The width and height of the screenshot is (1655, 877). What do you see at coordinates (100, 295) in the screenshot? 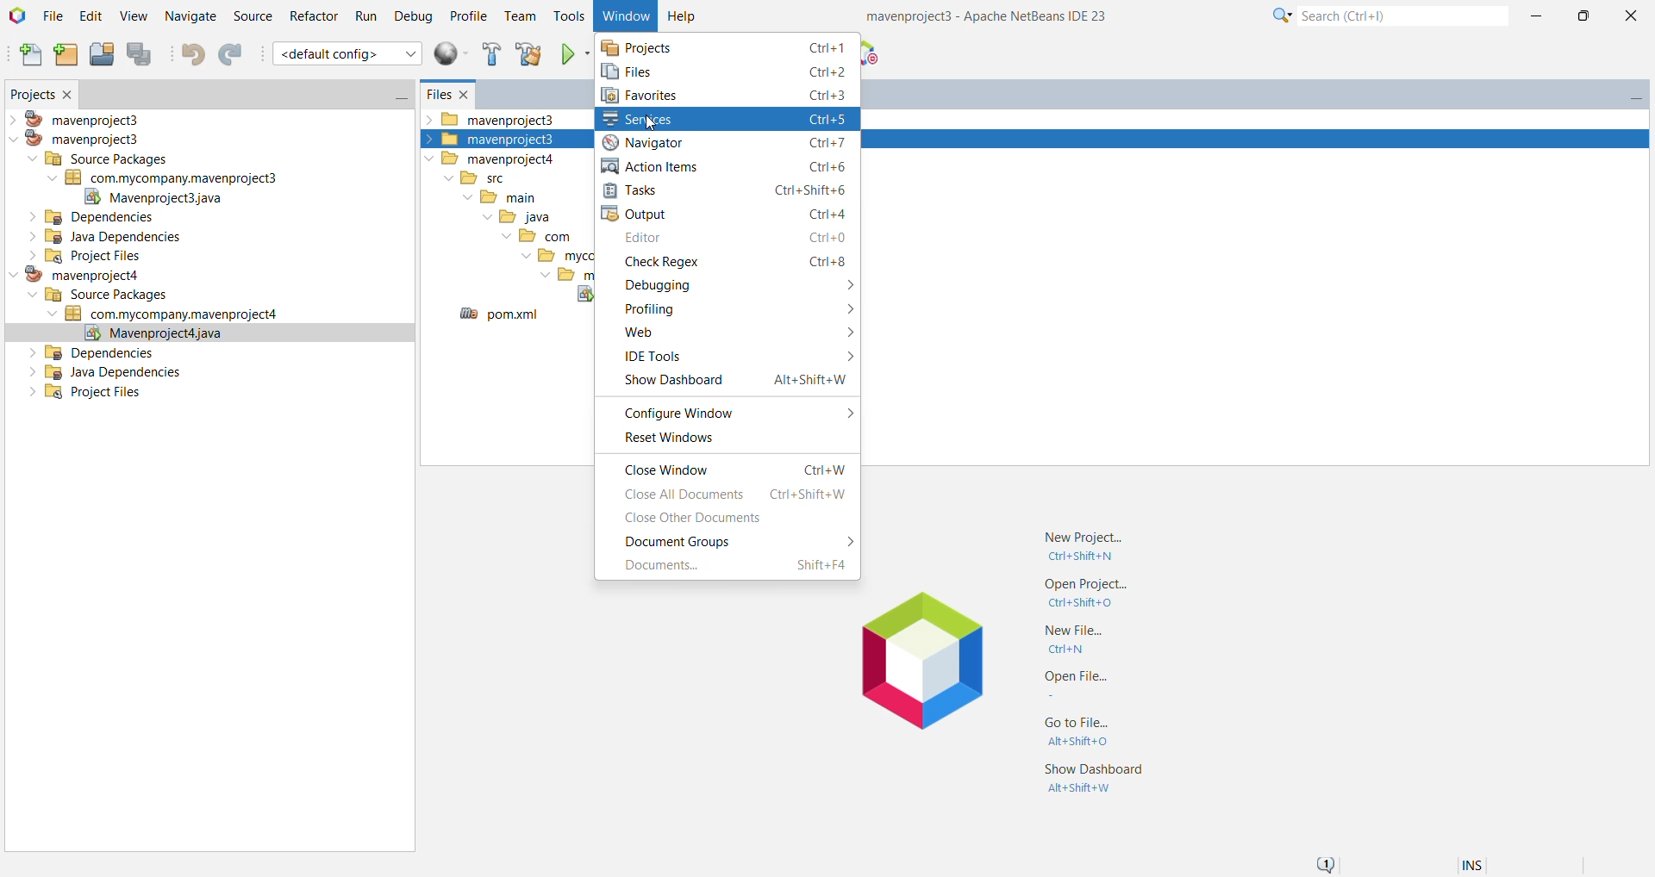
I see `Source Packages` at bounding box center [100, 295].